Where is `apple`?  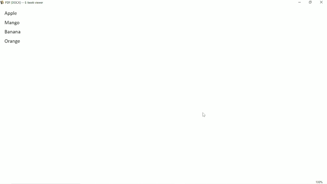 apple is located at coordinates (11, 13).